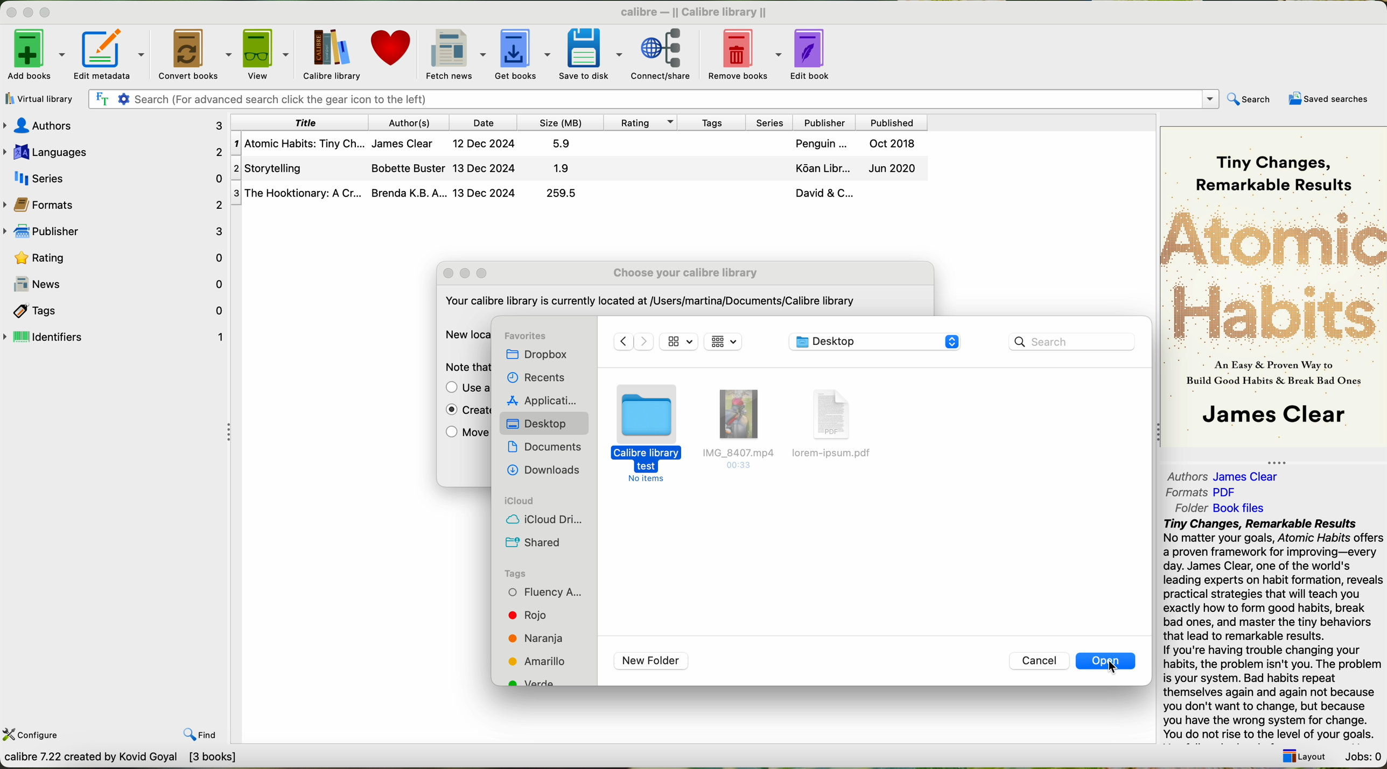 This screenshot has width=1387, height=769. What do you see at coordinates (1040, 661) in the screenshot?
I see `cancel` at bounding box center [1040, 661].